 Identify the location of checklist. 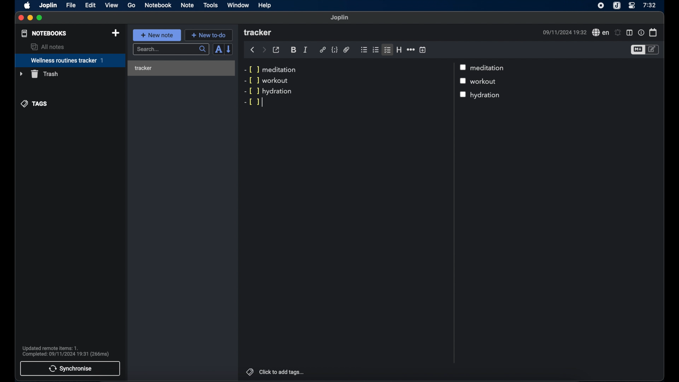
(387, 50).